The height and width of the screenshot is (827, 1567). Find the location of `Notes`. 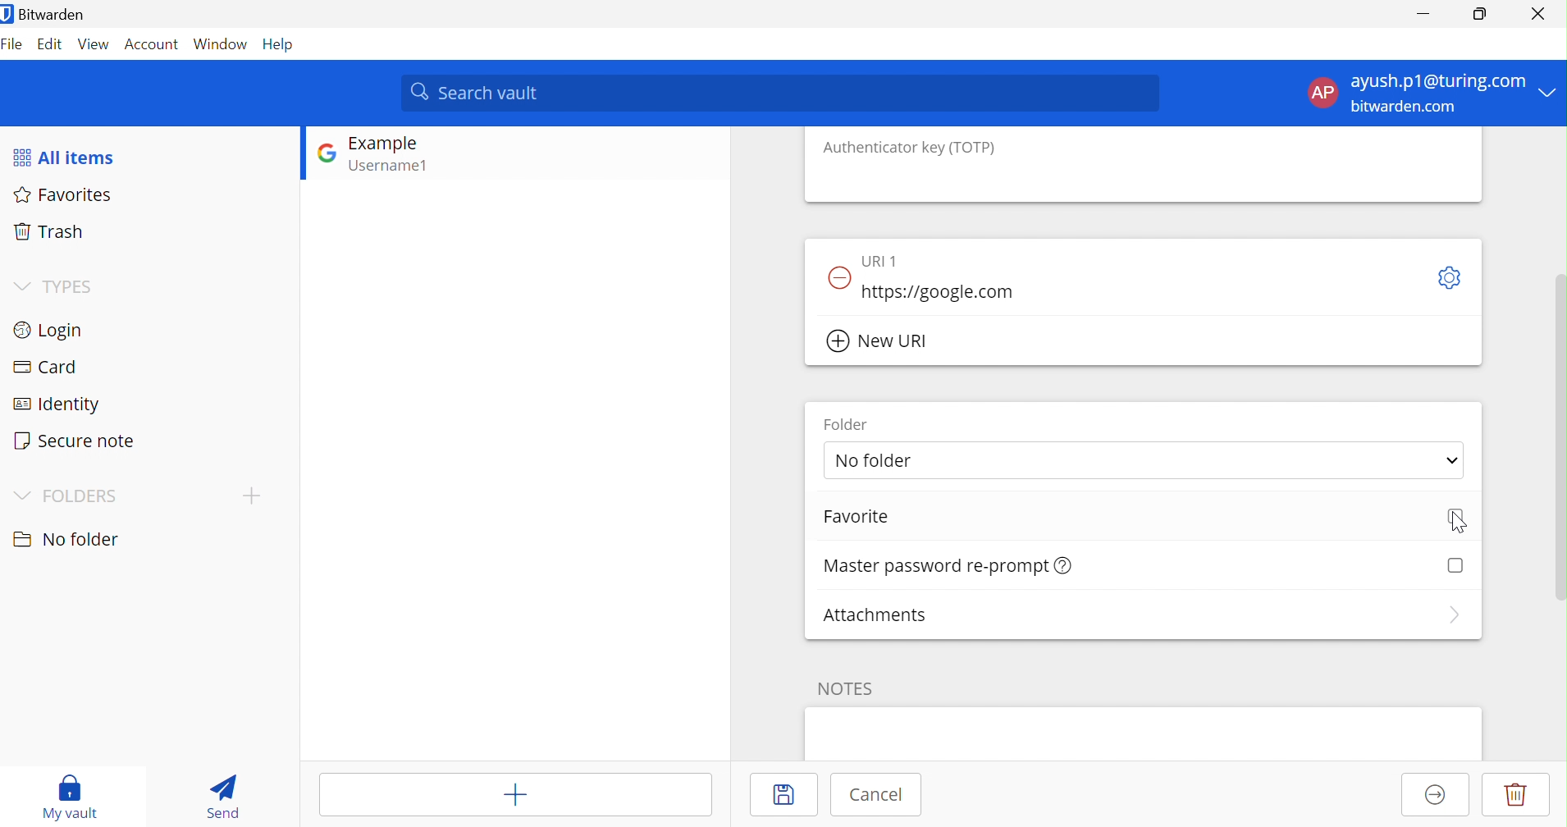

Notes is located at coordinates (847, 688).